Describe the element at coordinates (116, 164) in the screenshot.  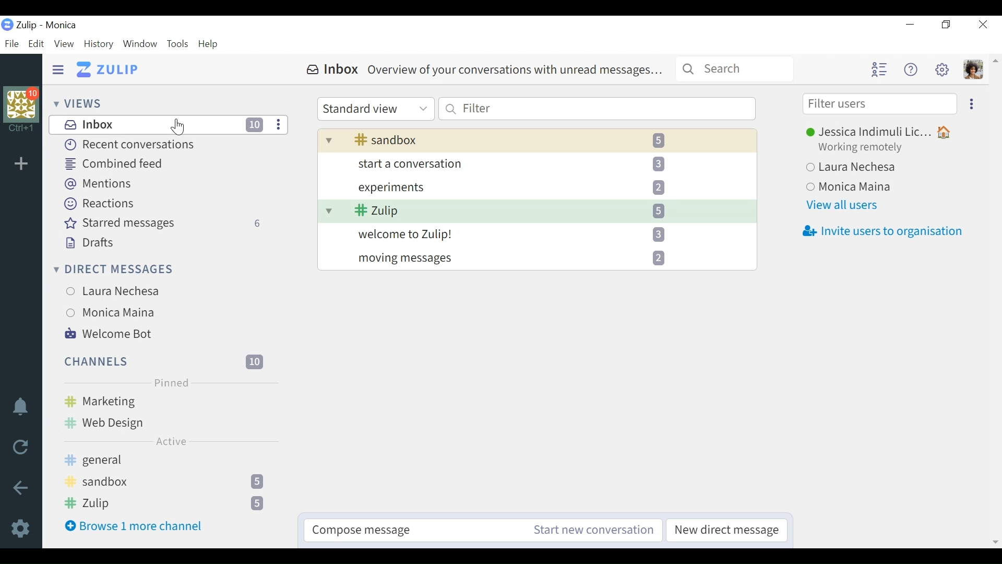
I see `Combined Feed` at that location.